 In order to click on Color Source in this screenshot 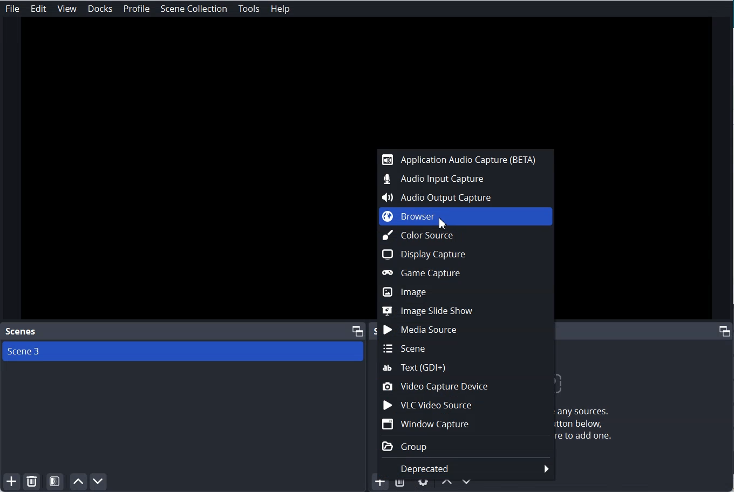, I will do `click(466, 236)`.